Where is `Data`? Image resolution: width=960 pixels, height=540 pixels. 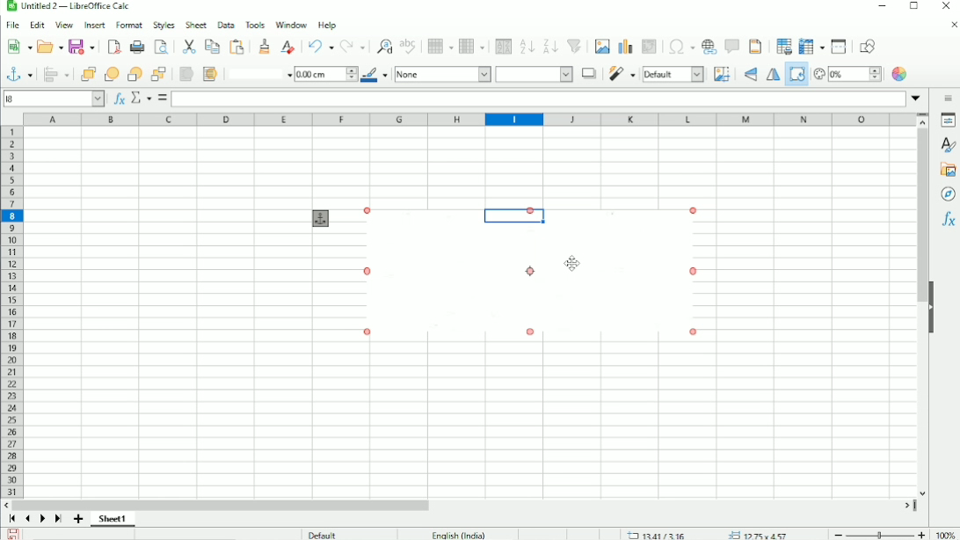
Data is located at coordinates (225, 25).